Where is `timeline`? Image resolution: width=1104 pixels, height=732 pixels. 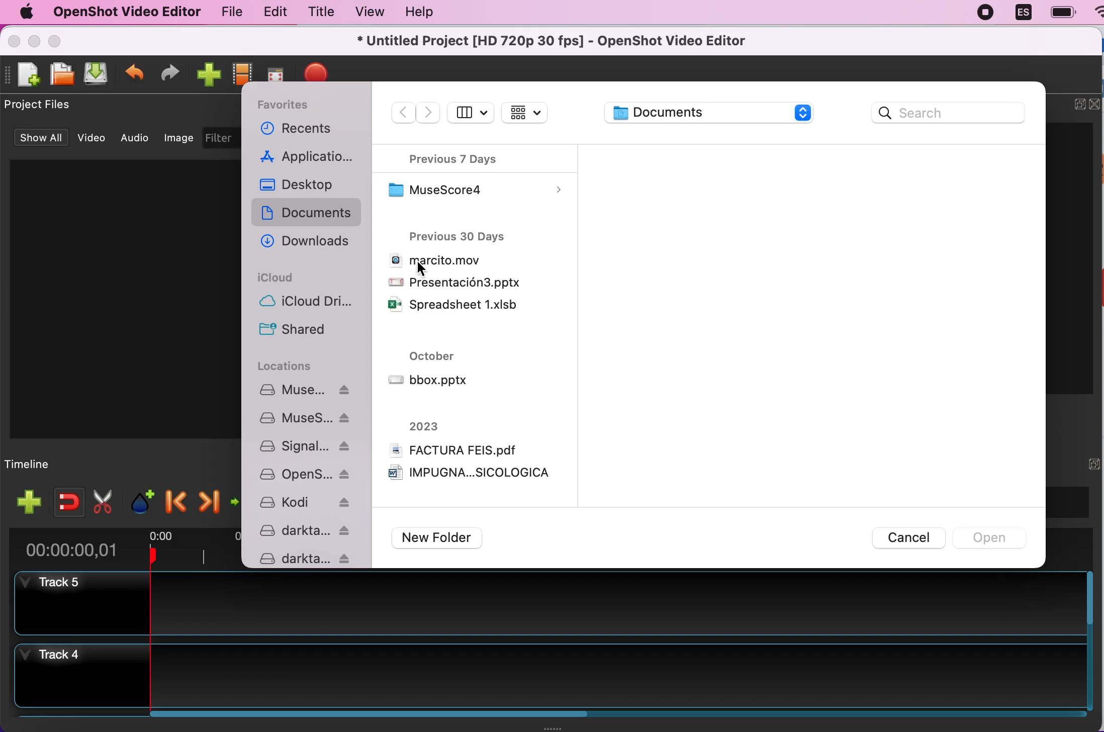
timeline is located at coordinates (38, 465).